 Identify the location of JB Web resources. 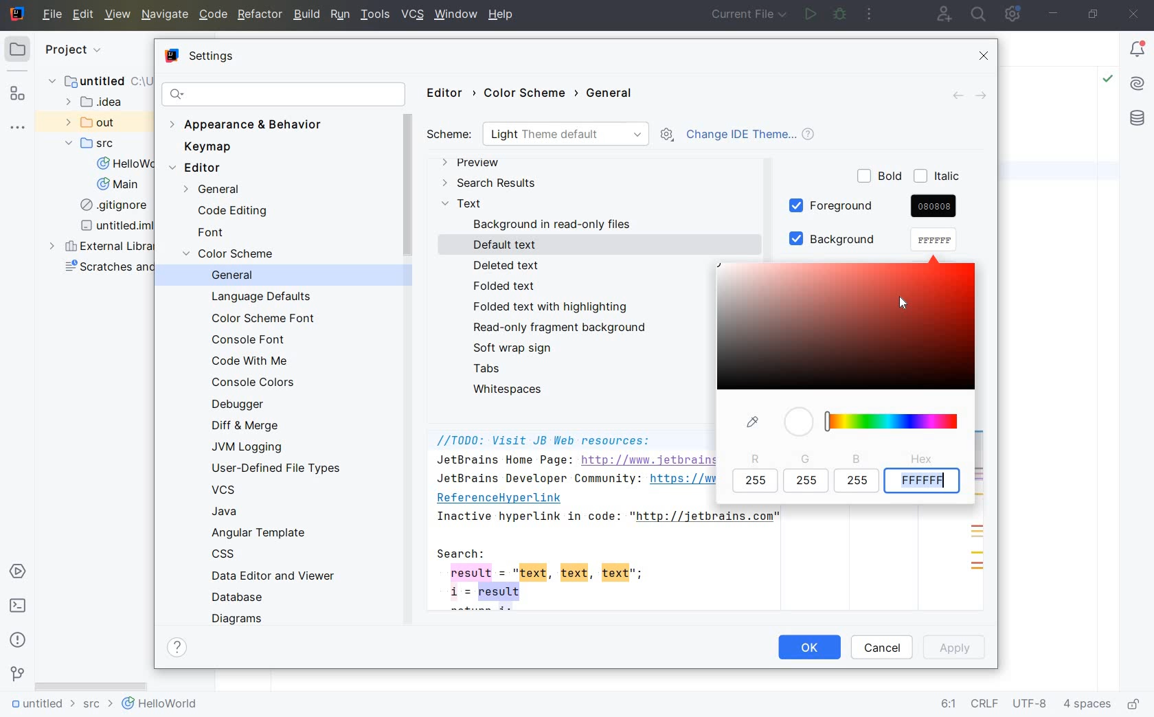
(571, 523).